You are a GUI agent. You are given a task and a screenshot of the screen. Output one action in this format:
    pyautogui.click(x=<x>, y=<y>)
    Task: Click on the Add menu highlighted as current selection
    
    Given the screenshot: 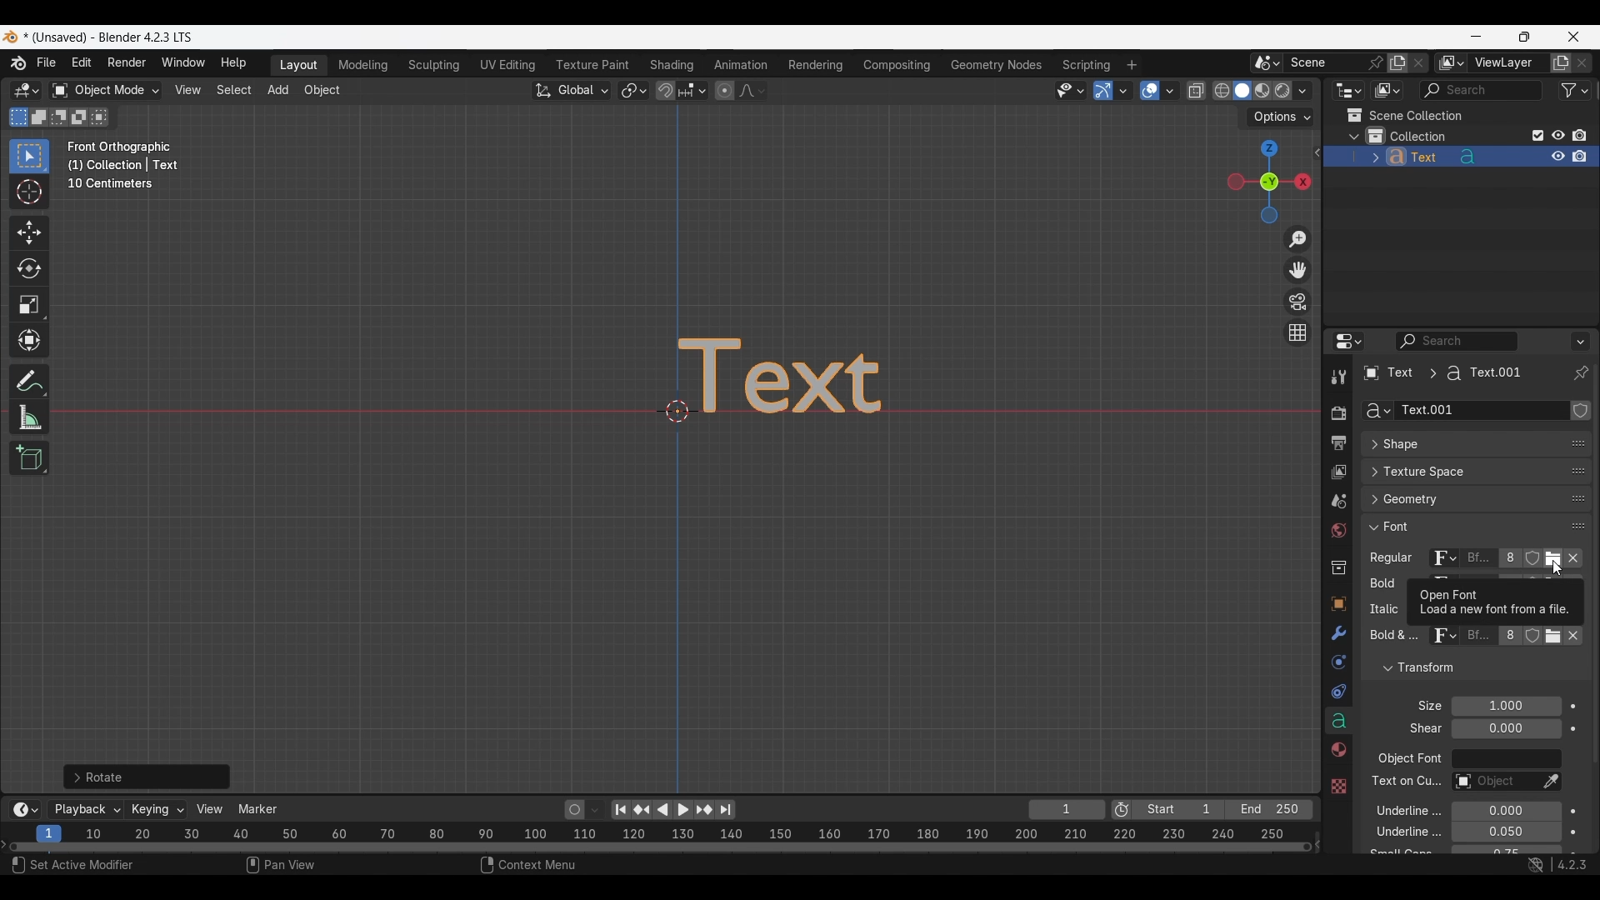 What is the action you would take?
    pyautogui.click(x=278, y=91)
    